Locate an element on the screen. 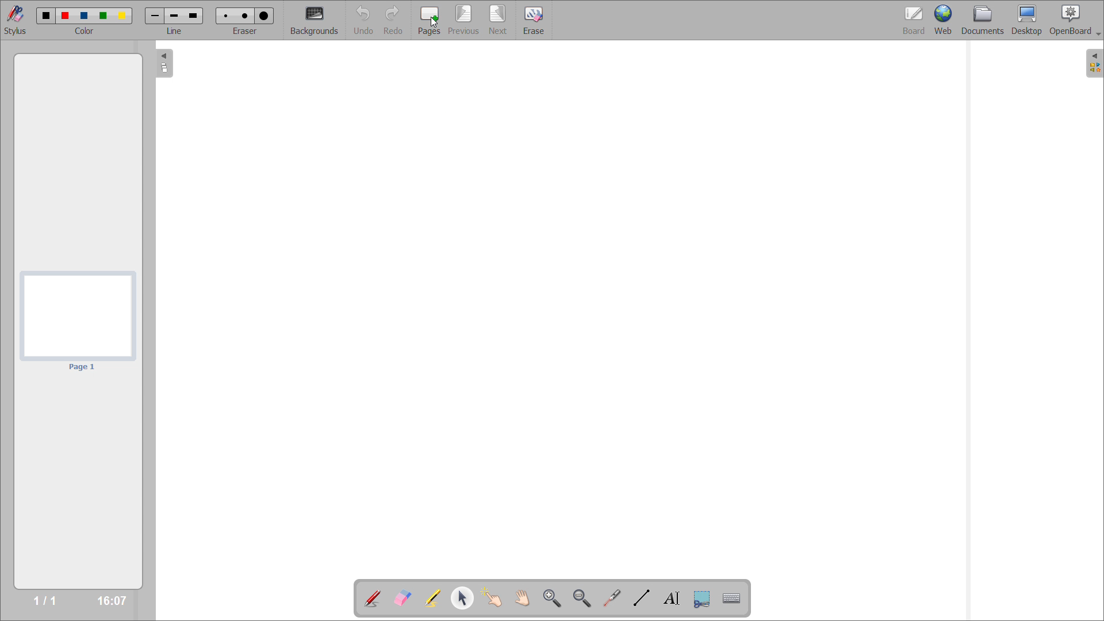 This screenshot has width=1104, height=621. highlight is located at coordinates (432, 599).